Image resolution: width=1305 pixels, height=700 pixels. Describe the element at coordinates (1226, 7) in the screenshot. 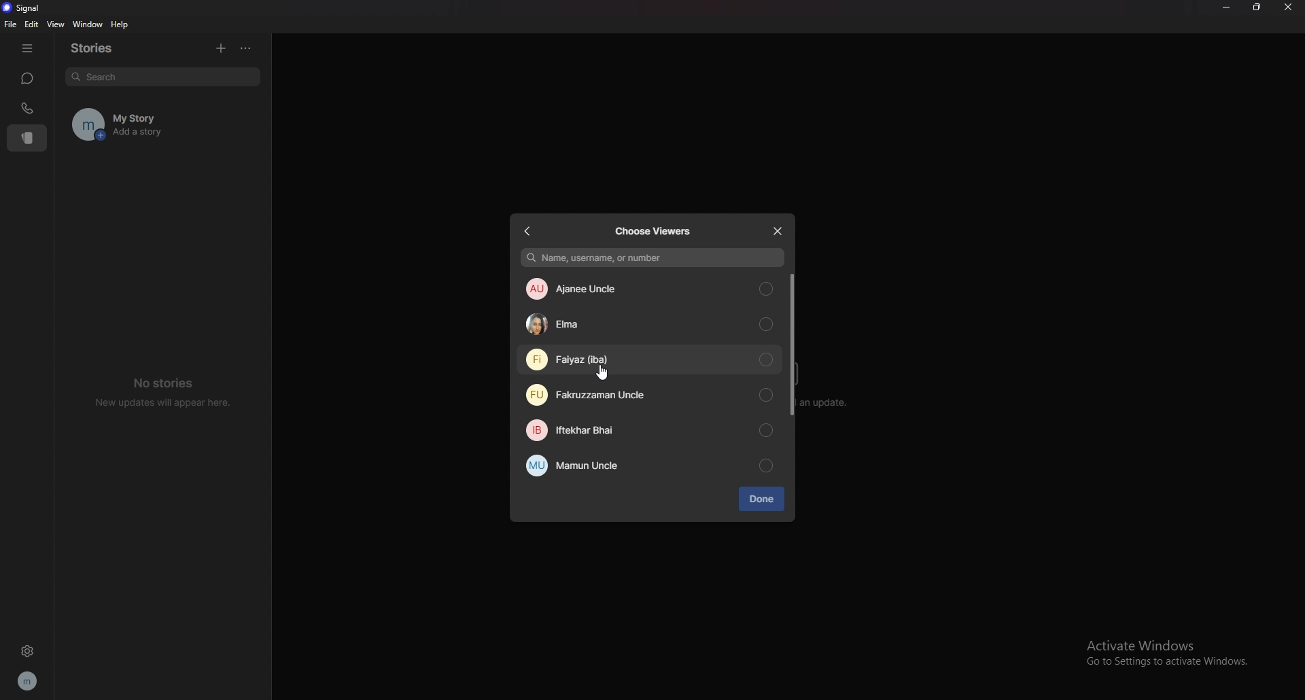

I see `minimize` at that location.